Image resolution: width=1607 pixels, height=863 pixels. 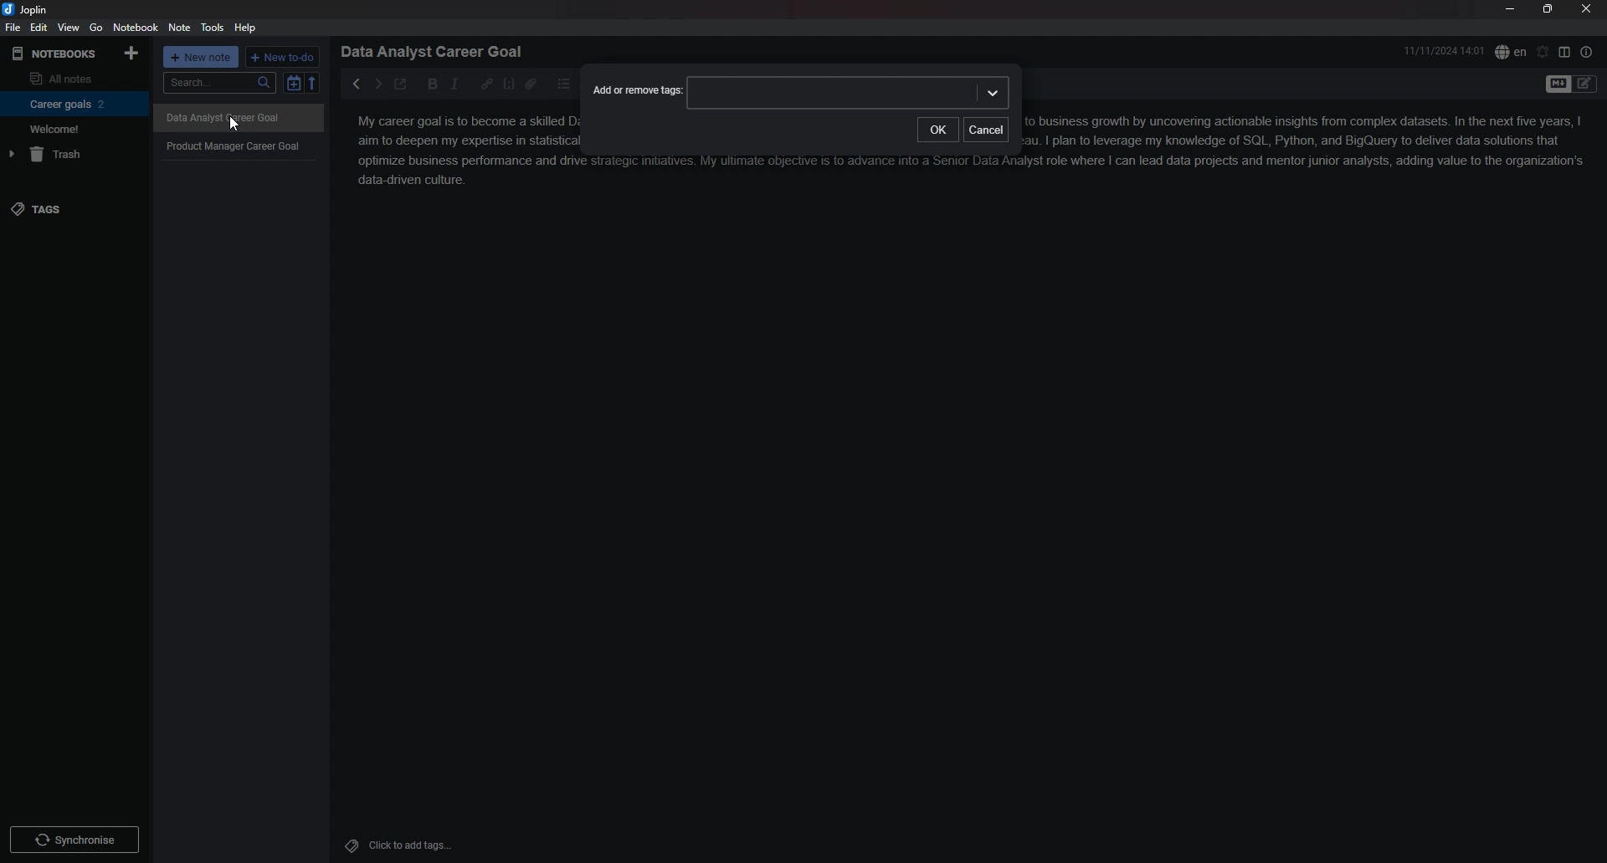 What do you see at coordinates (239, 146) in the screenshot?
I see `Product Manager Career Goal` at bounding box center [239, 146].